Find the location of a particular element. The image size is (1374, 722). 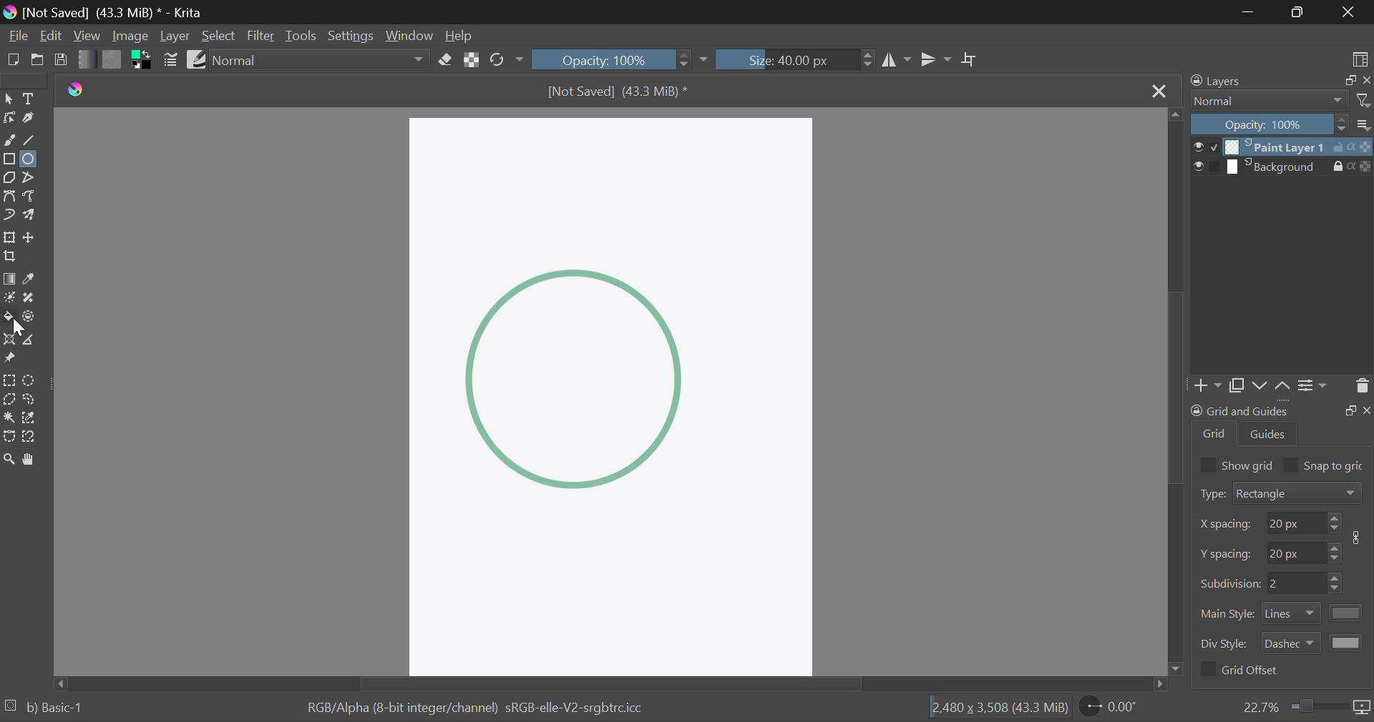

Text is located at coordinates (29, 99).